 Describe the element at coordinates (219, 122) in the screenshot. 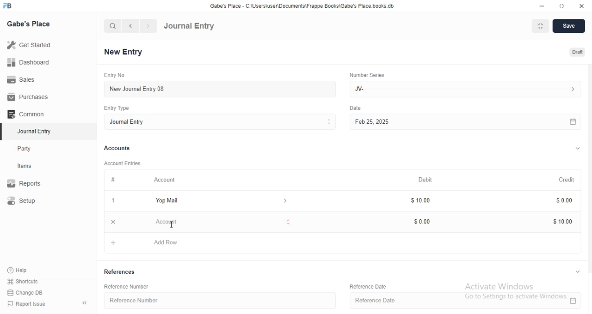

I see `Journal Entry` at that location.